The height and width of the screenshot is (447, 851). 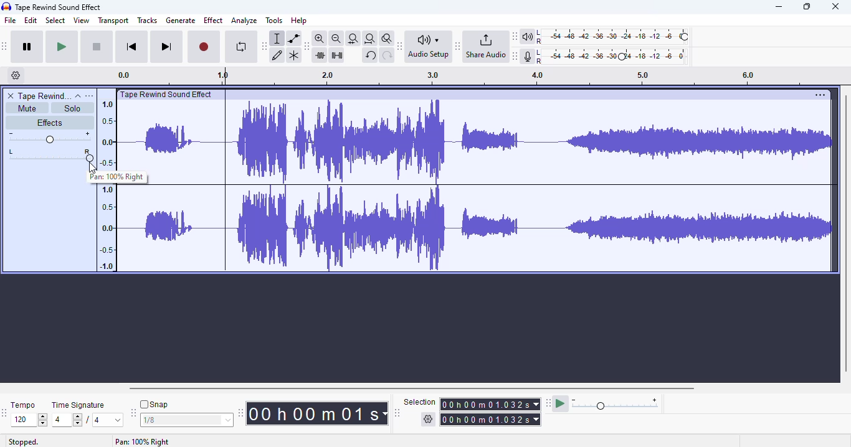 I want to click on volume, so click(x=49, y=138).